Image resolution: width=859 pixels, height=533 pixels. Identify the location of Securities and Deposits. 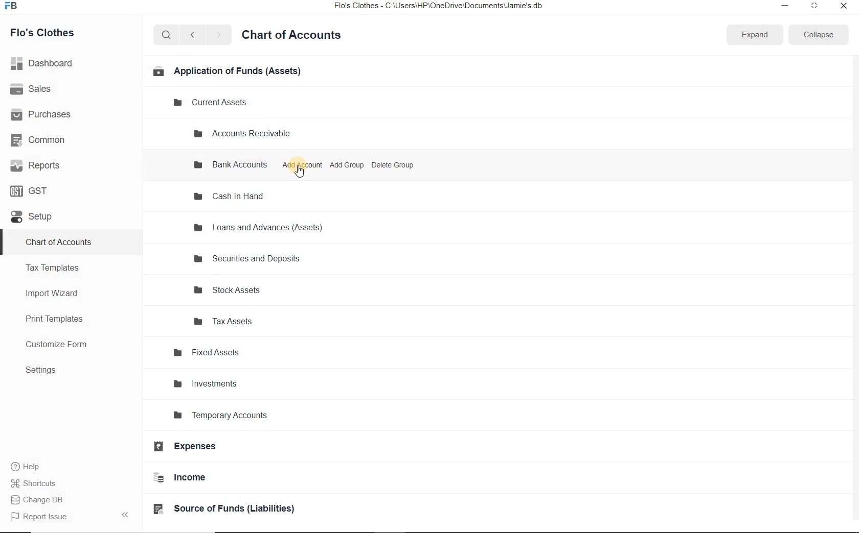
(249, 258).